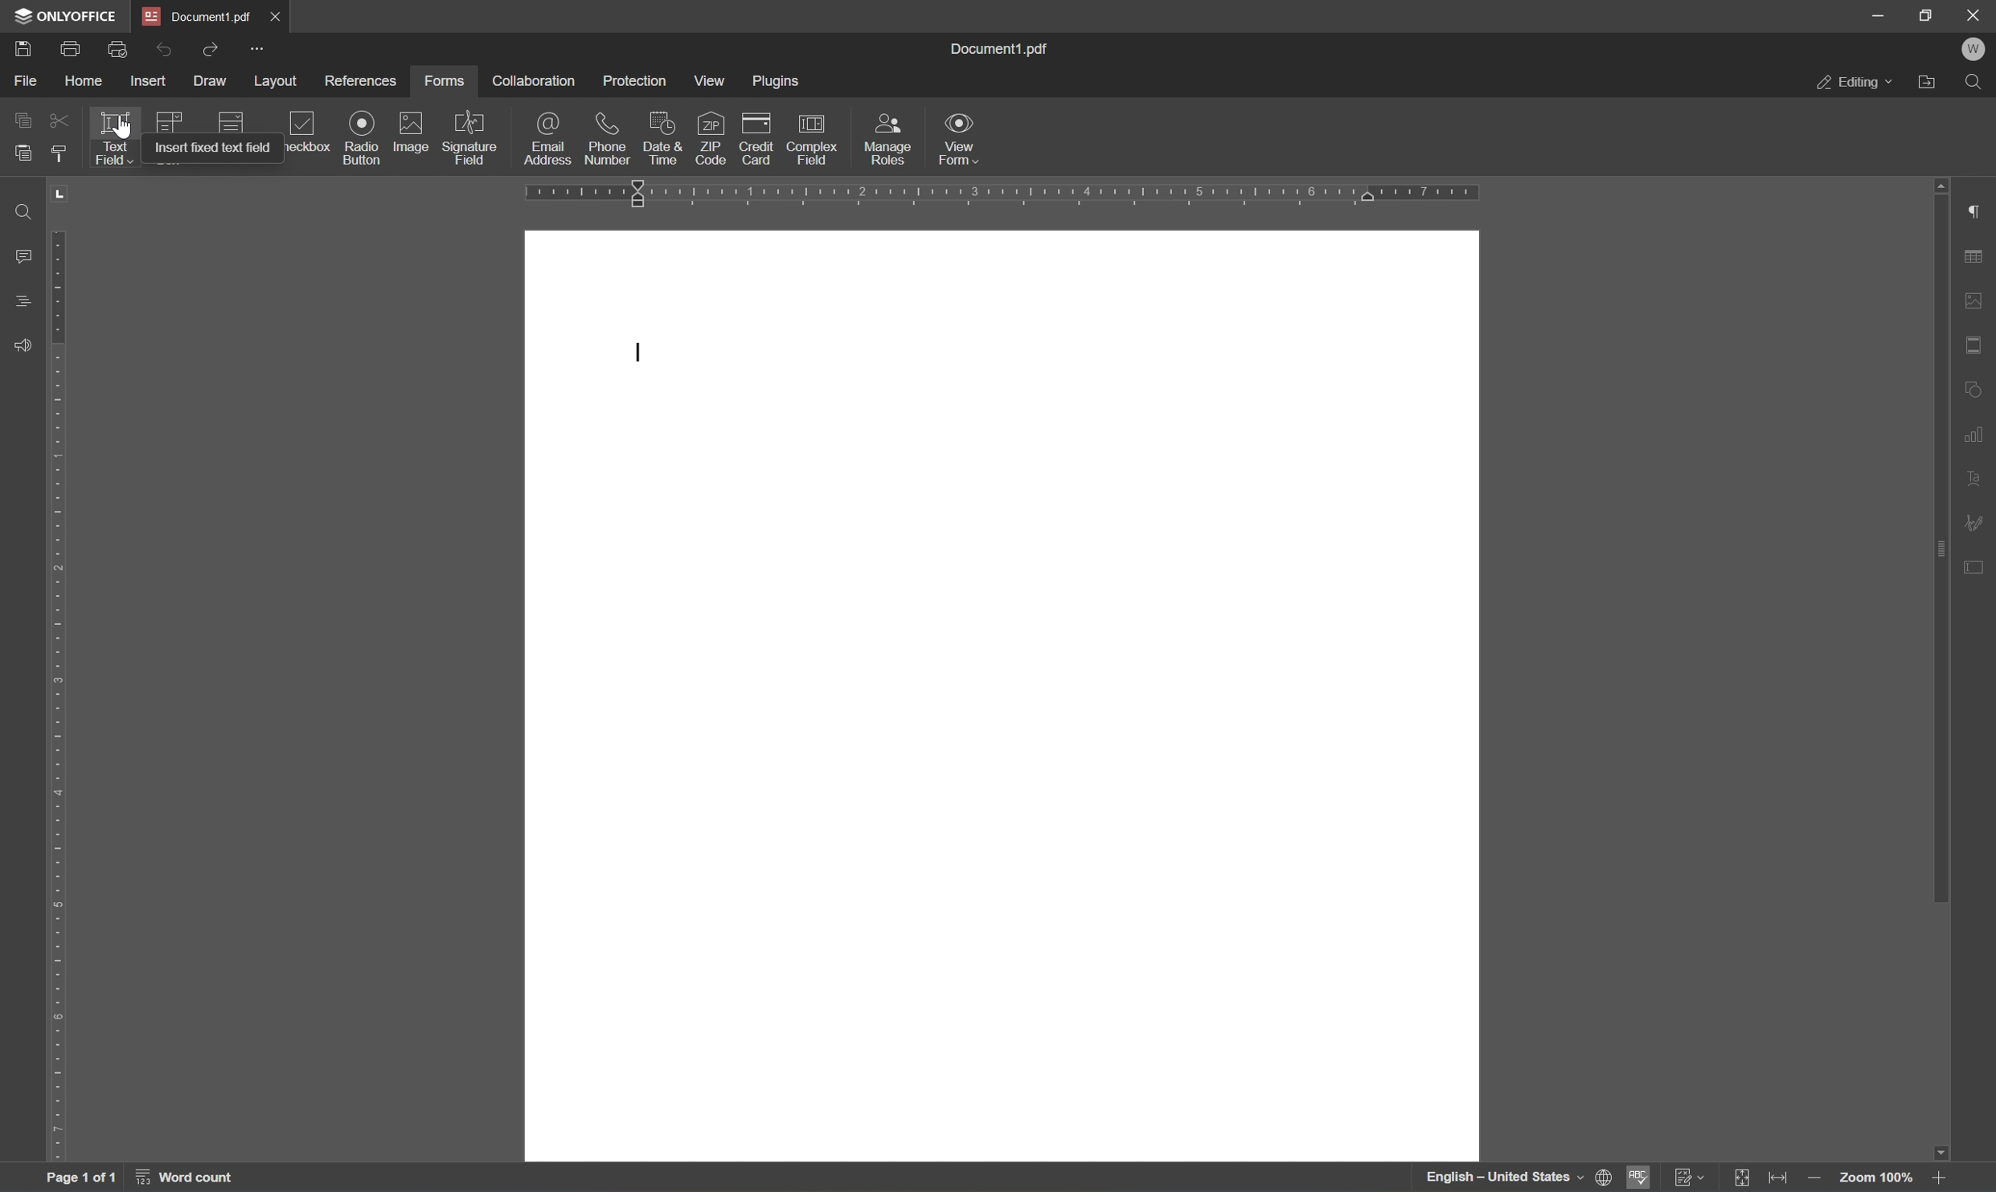 The width and height of the screenshot is (1996, 1192). What do you see at coordinates (472, 137) in the screenshot?
I see `signature field` at bounding box center [472, 137].